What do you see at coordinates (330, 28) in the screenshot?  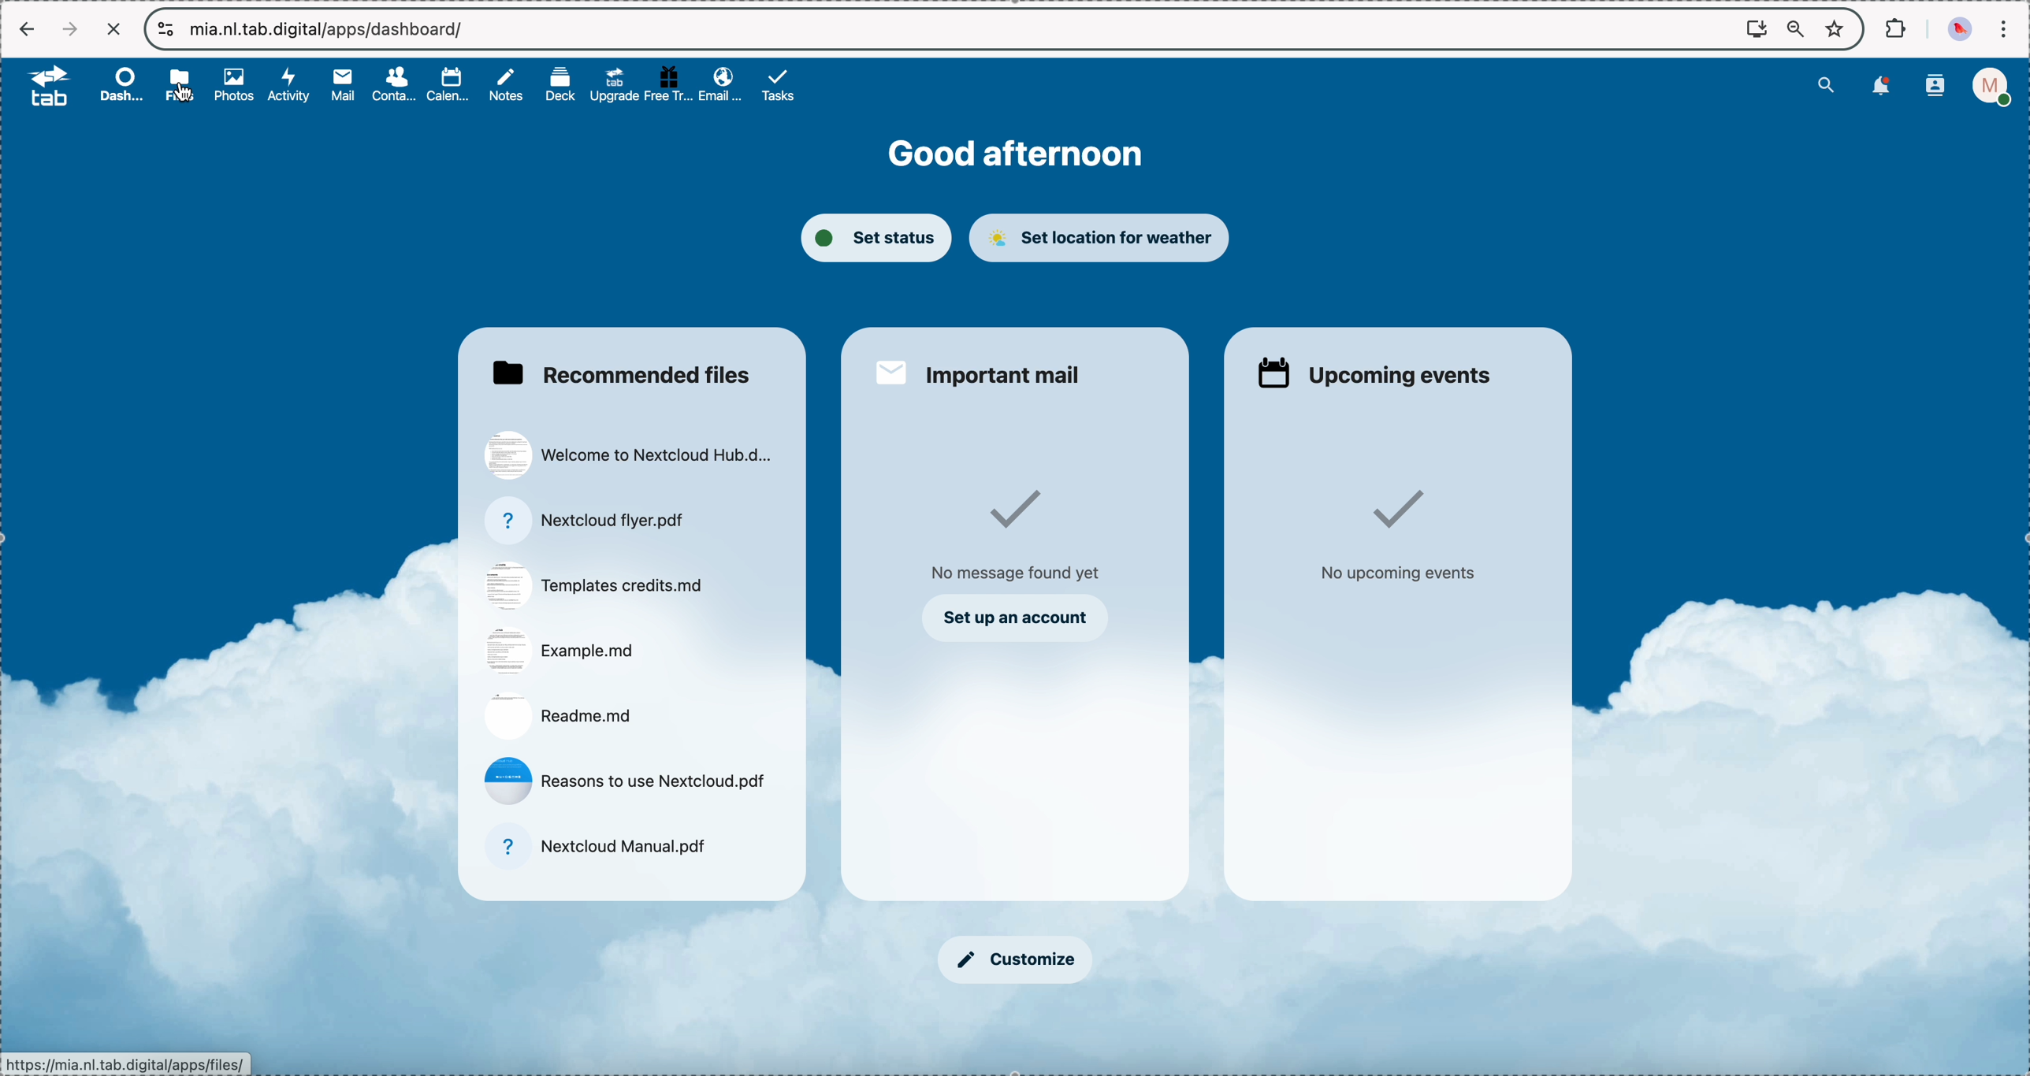 I see `url` at bounding box center [330, 28].